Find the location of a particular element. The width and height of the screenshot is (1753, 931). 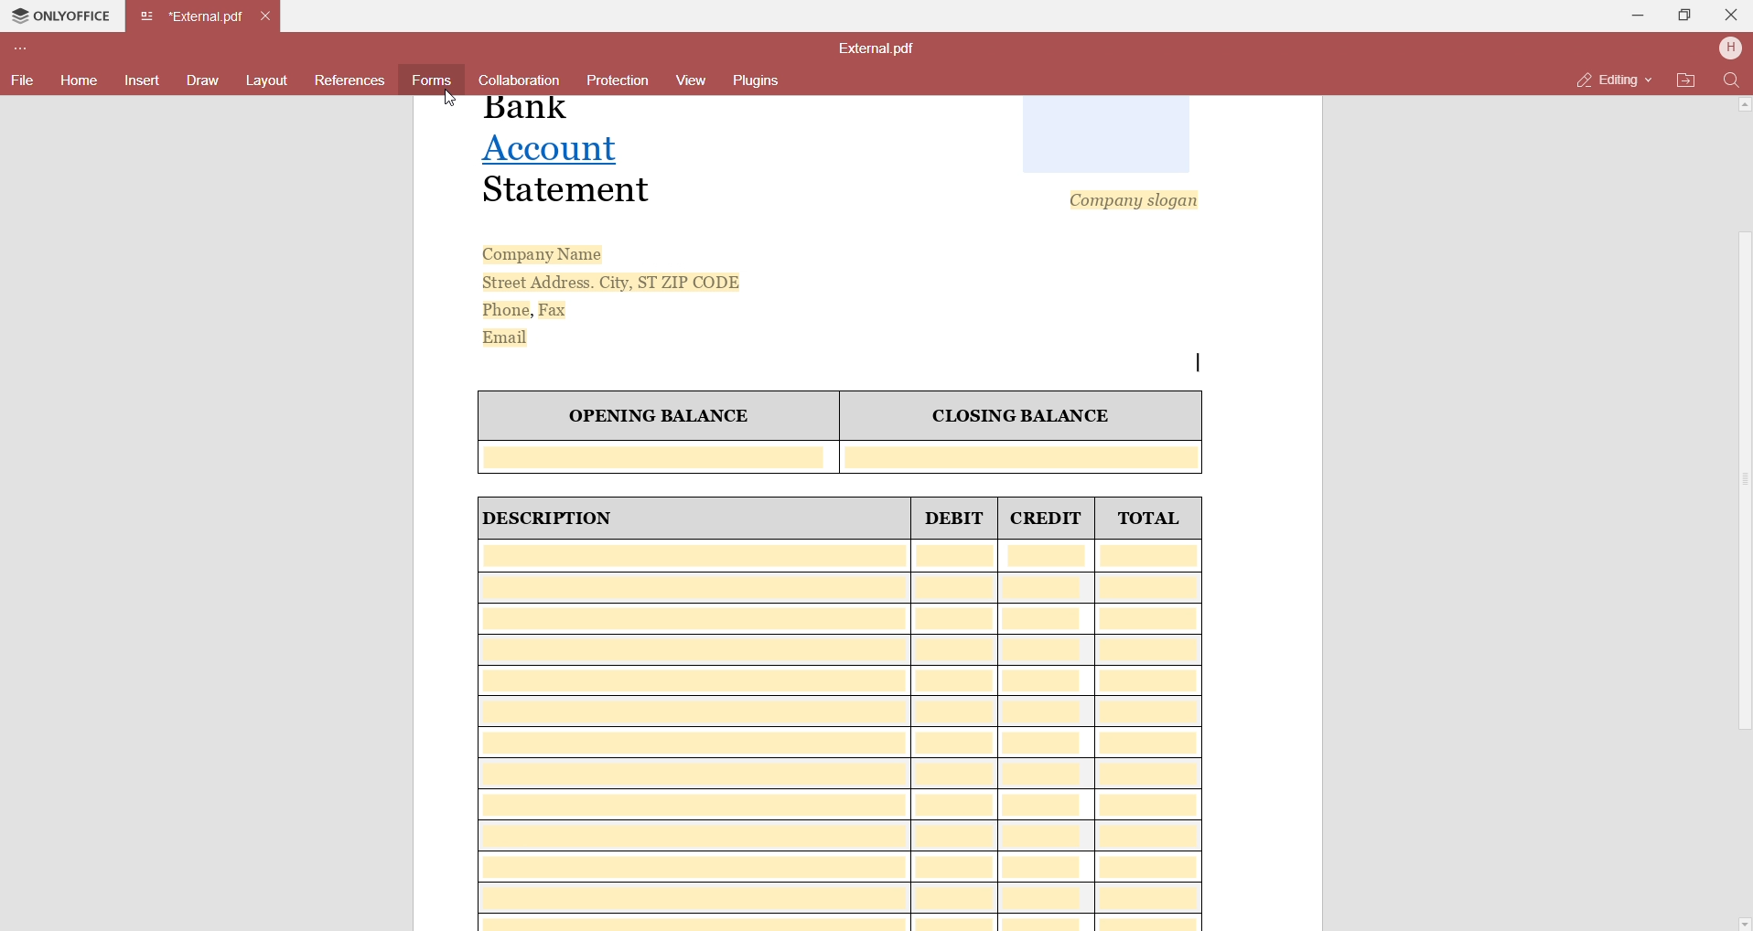

Scroll down is located at coordinates (1742, 921).